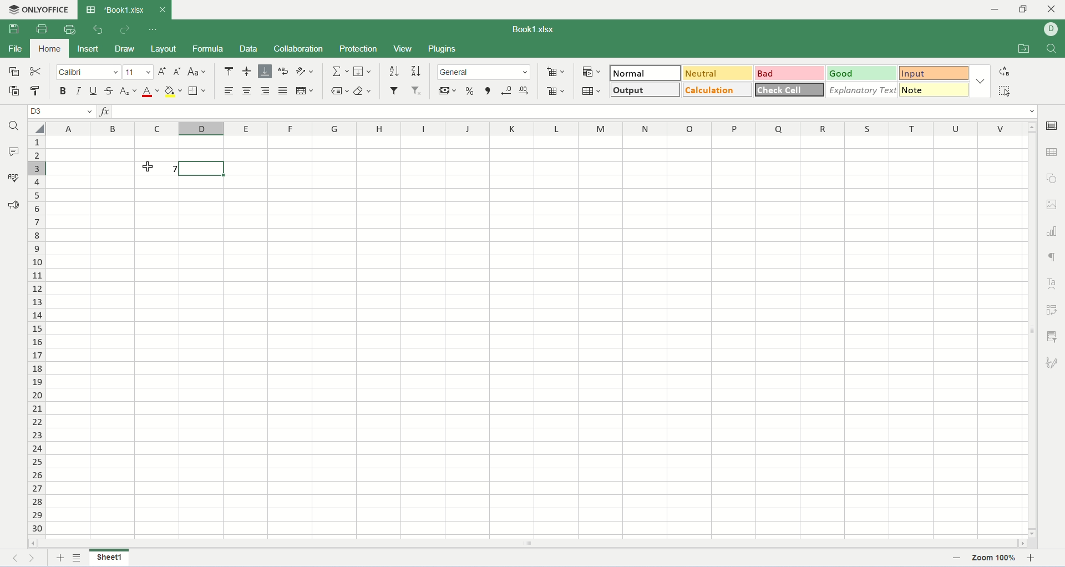  I want to click on sort ascending, so click(395, 71).